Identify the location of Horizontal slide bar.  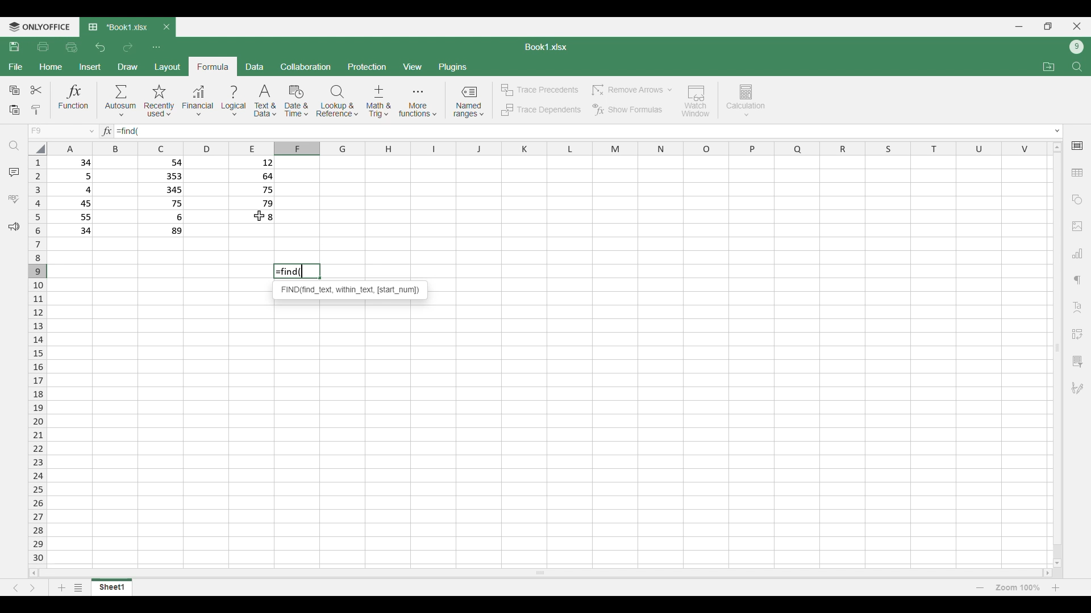
(540, 572).